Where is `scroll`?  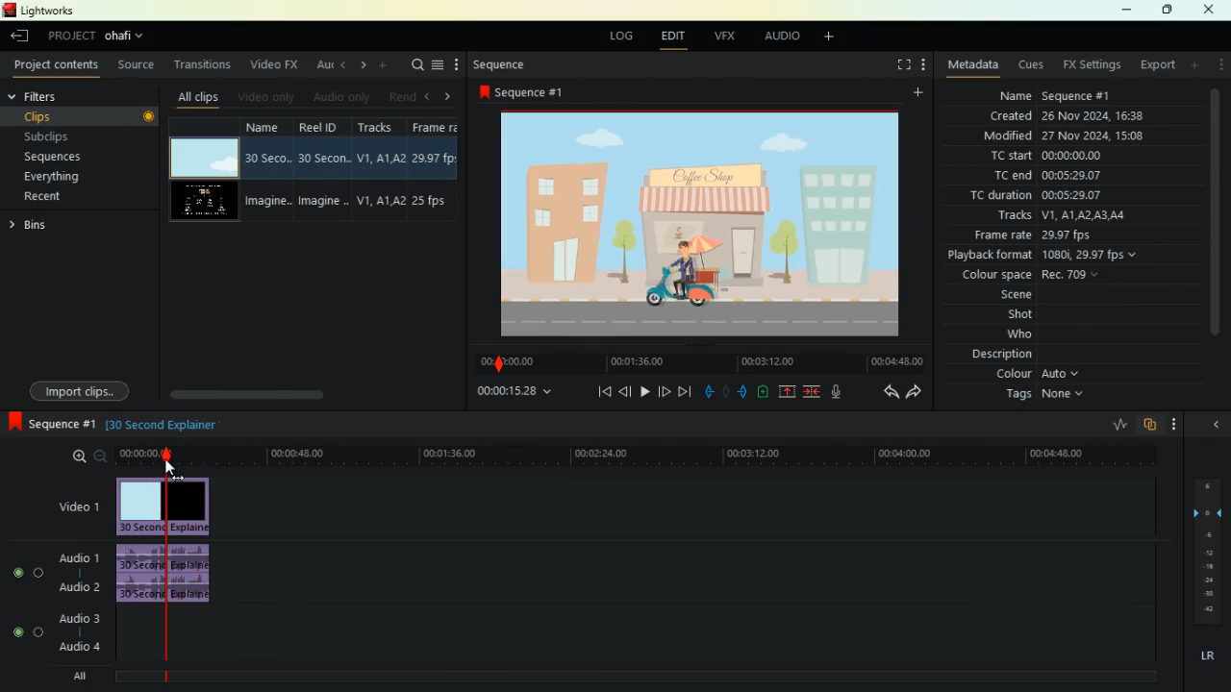 scroll is located at coordinates (1210, 212).